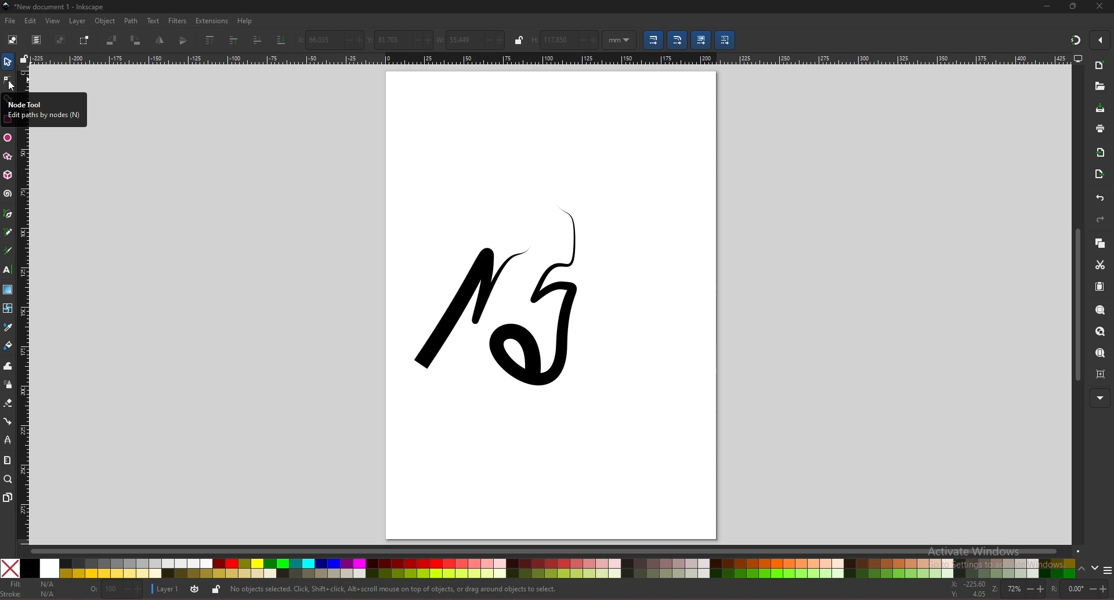 Image resolution: width=1114 pixels, height=600 pixels. What do you see at coordinates (8, 195) in the screenshot?
I see `spiral` at bounding box center [8, 195].